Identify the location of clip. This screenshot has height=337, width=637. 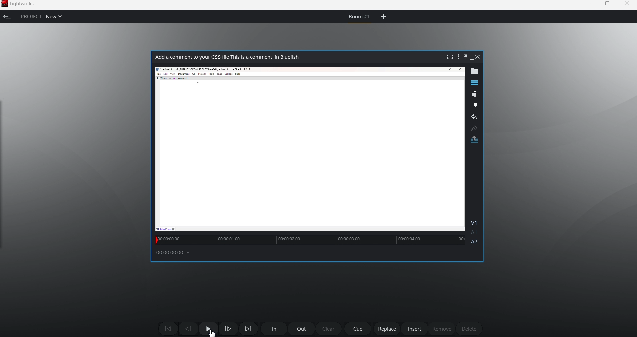
(310, 149).